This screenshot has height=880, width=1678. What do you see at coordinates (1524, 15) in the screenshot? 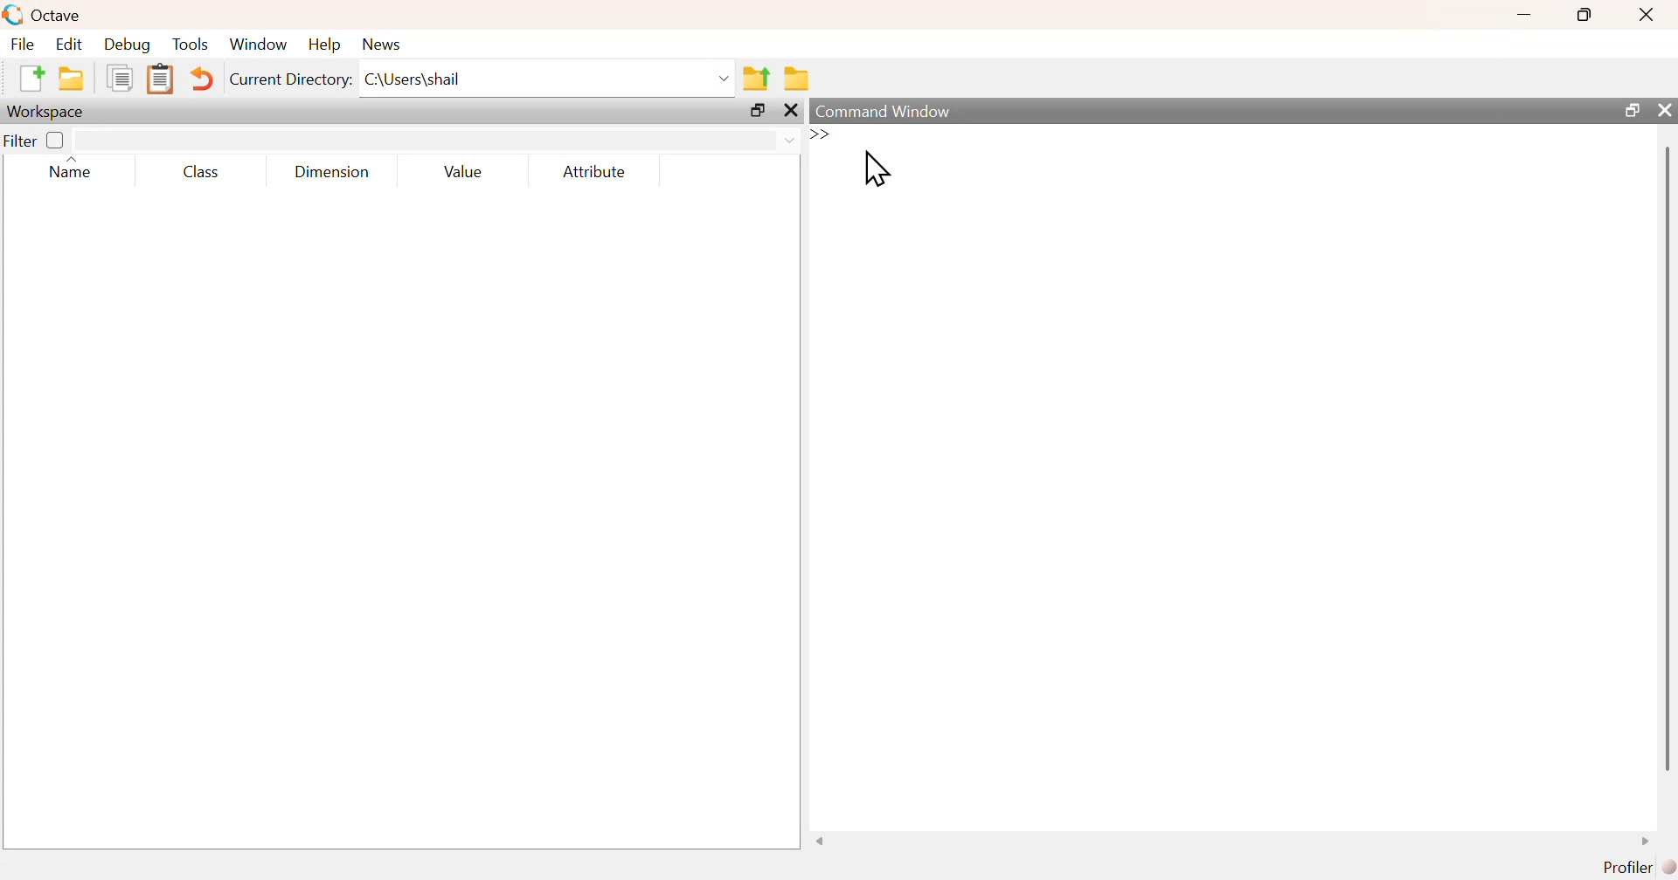
I see `minimize` at bounding box center [1524, 15].